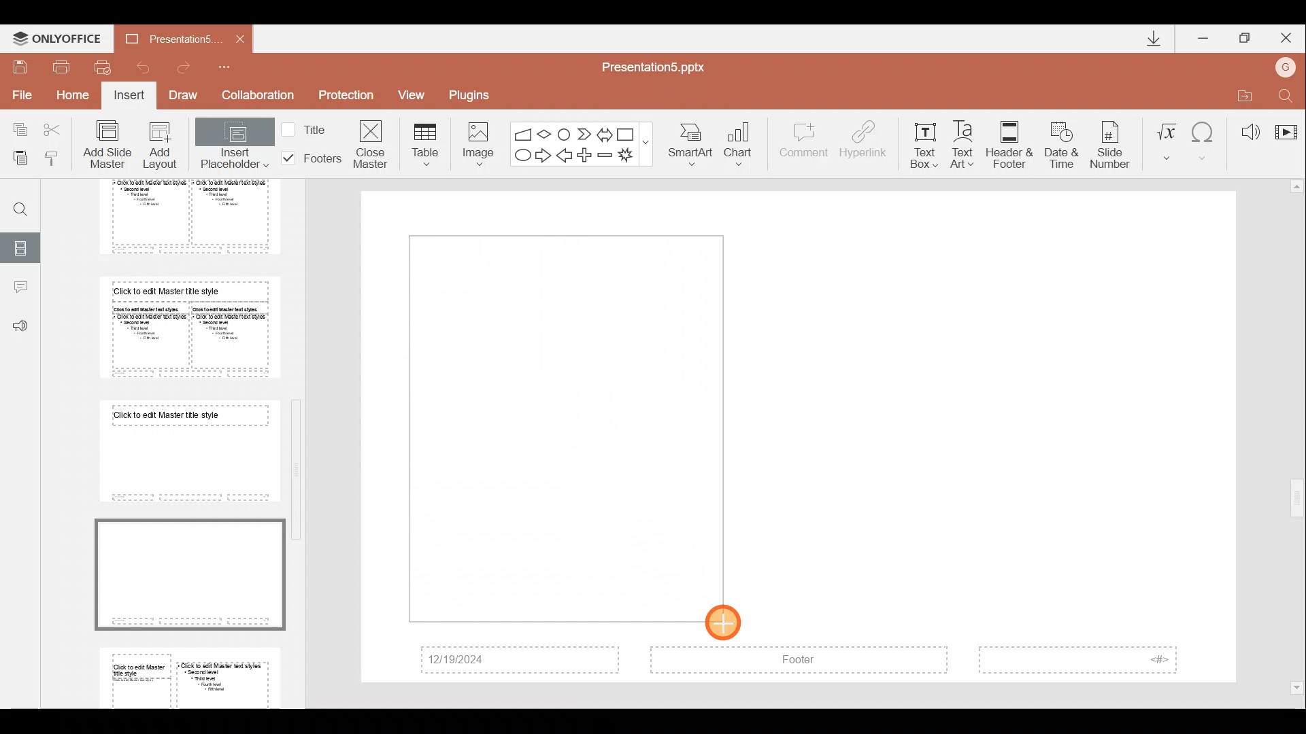 Image resolution: width=1306 pixels, height=734 pixels. Describe the element at coordinates (110, 145) in the screenshot. I see `Add slide master` at that location.